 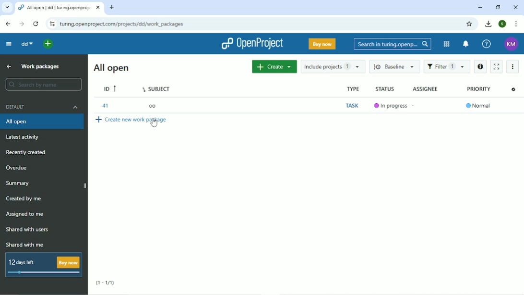 What do you see at coordinates (36, 24) in the screenshot?
I see `Reload this page` at bounding box center [36, 24].